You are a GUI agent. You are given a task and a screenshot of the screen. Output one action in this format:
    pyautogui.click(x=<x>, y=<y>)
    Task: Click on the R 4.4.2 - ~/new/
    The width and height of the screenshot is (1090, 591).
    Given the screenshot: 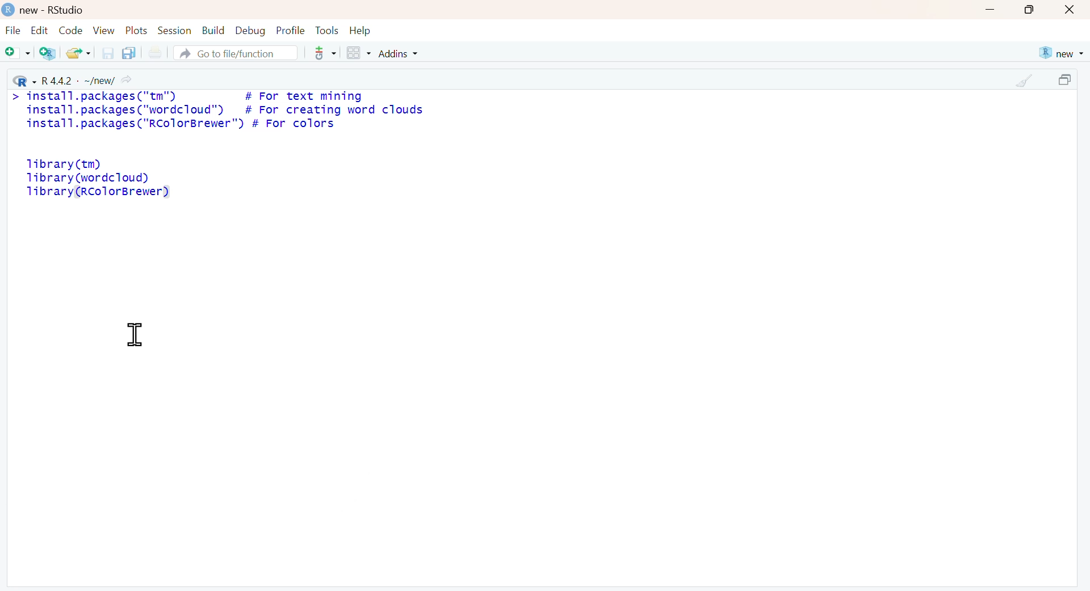 What is the action you would take?
    pyautogui.click(x=71, y=78)
    